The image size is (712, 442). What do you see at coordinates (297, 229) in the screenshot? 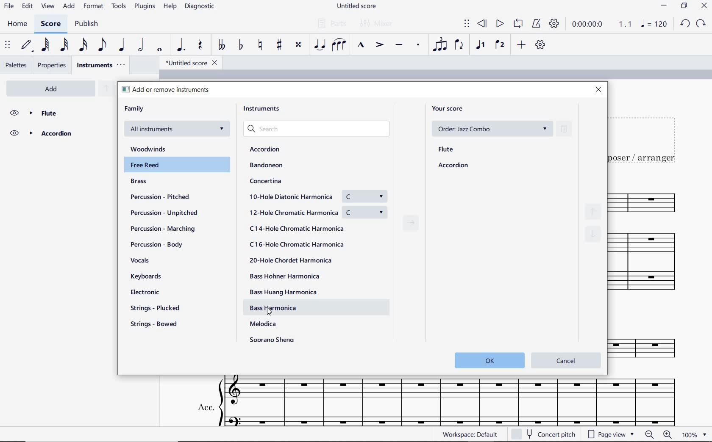
I see `C14-Hole Chromatic Harmonica` at bounding box center [297, 229].